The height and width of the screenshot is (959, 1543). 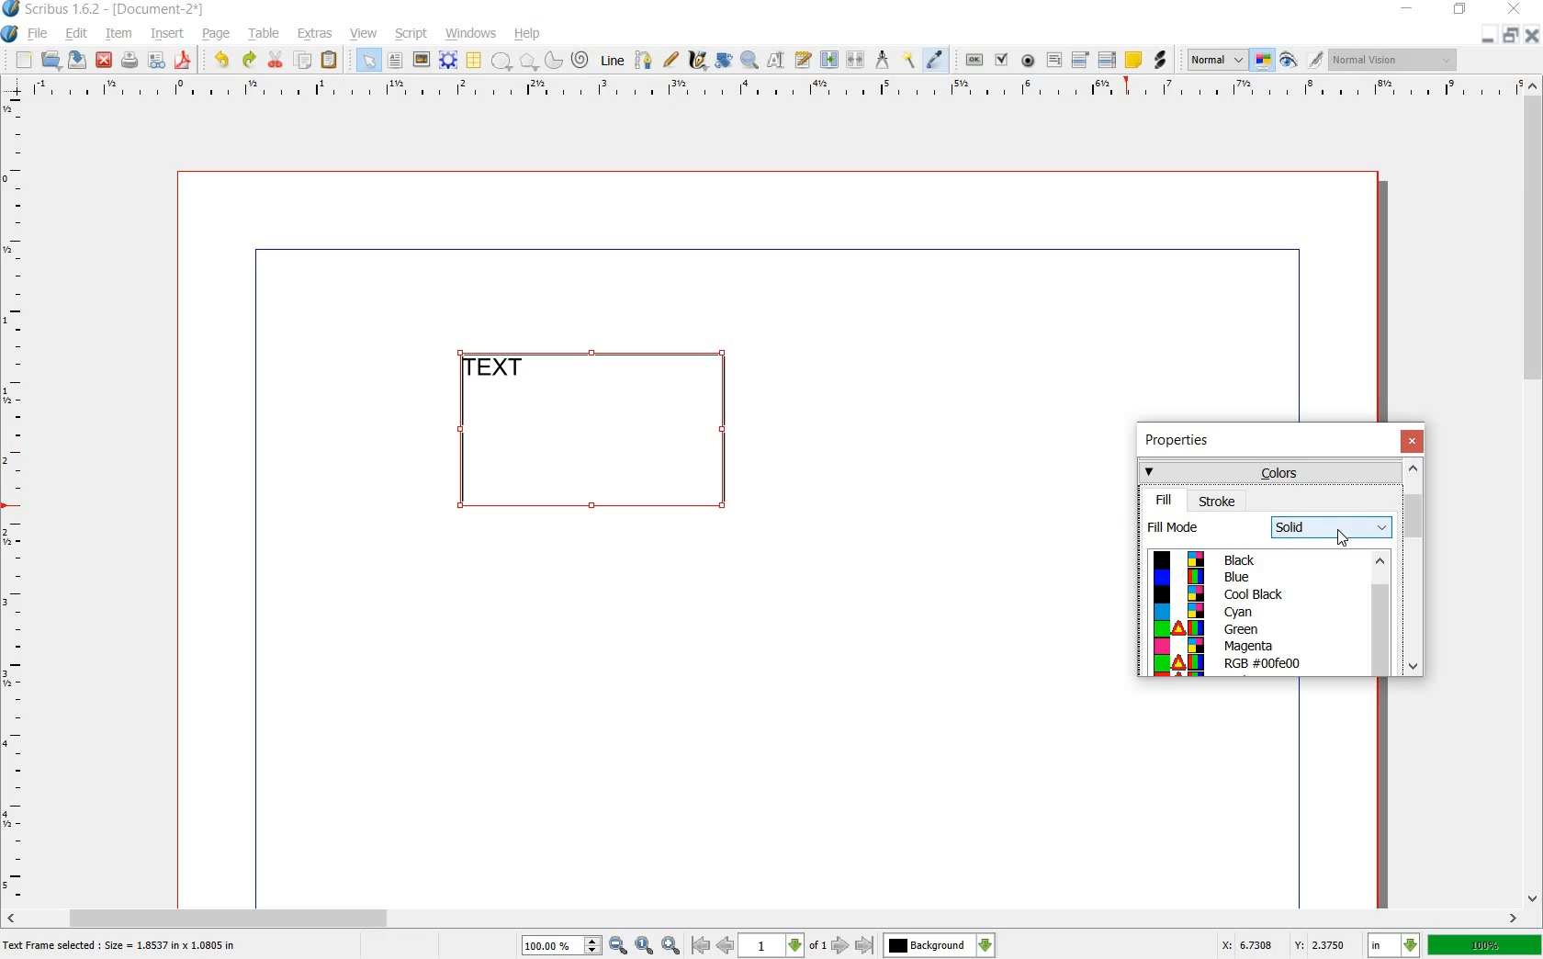 I want to click on Green, so click(x=1245, y=629).